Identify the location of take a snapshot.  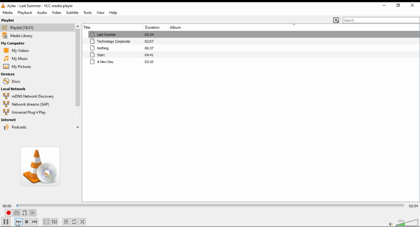
(16, 213).